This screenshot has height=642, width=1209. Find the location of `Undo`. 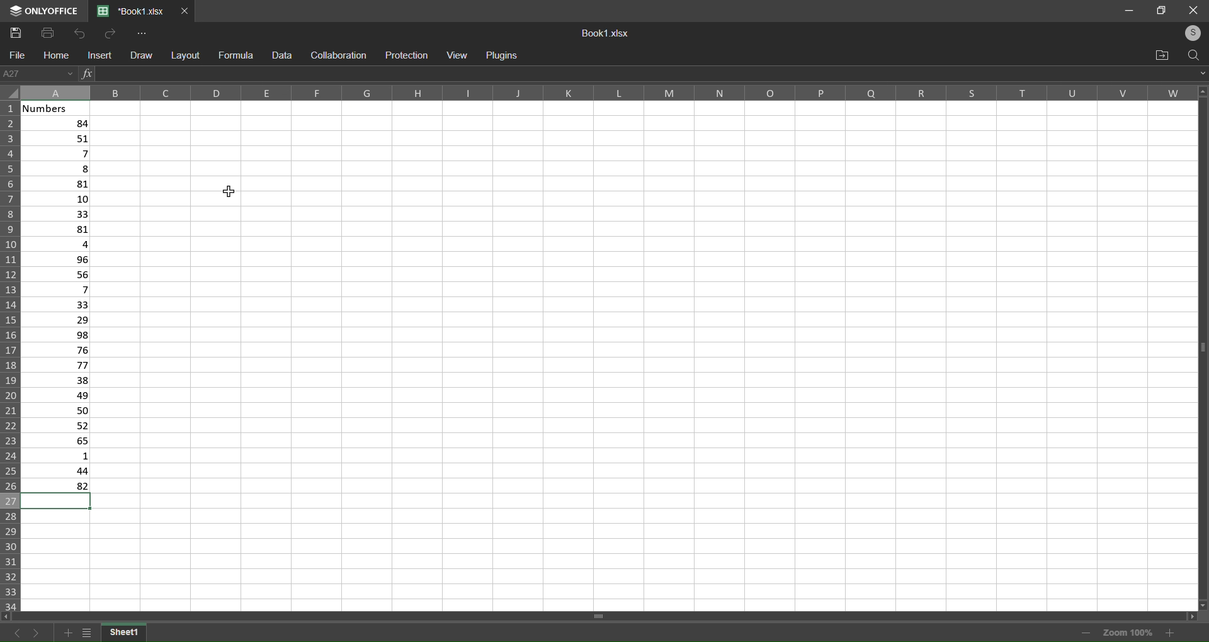

Undo is located at coordinates (78, 35).